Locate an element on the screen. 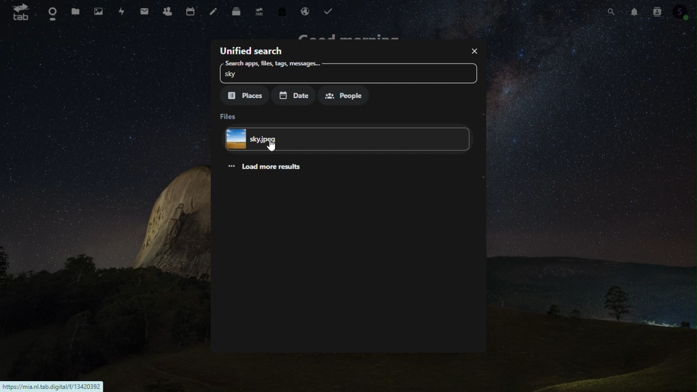 This screenshot has width=697, height=392. Load more results is located at coordinates (271, 166).